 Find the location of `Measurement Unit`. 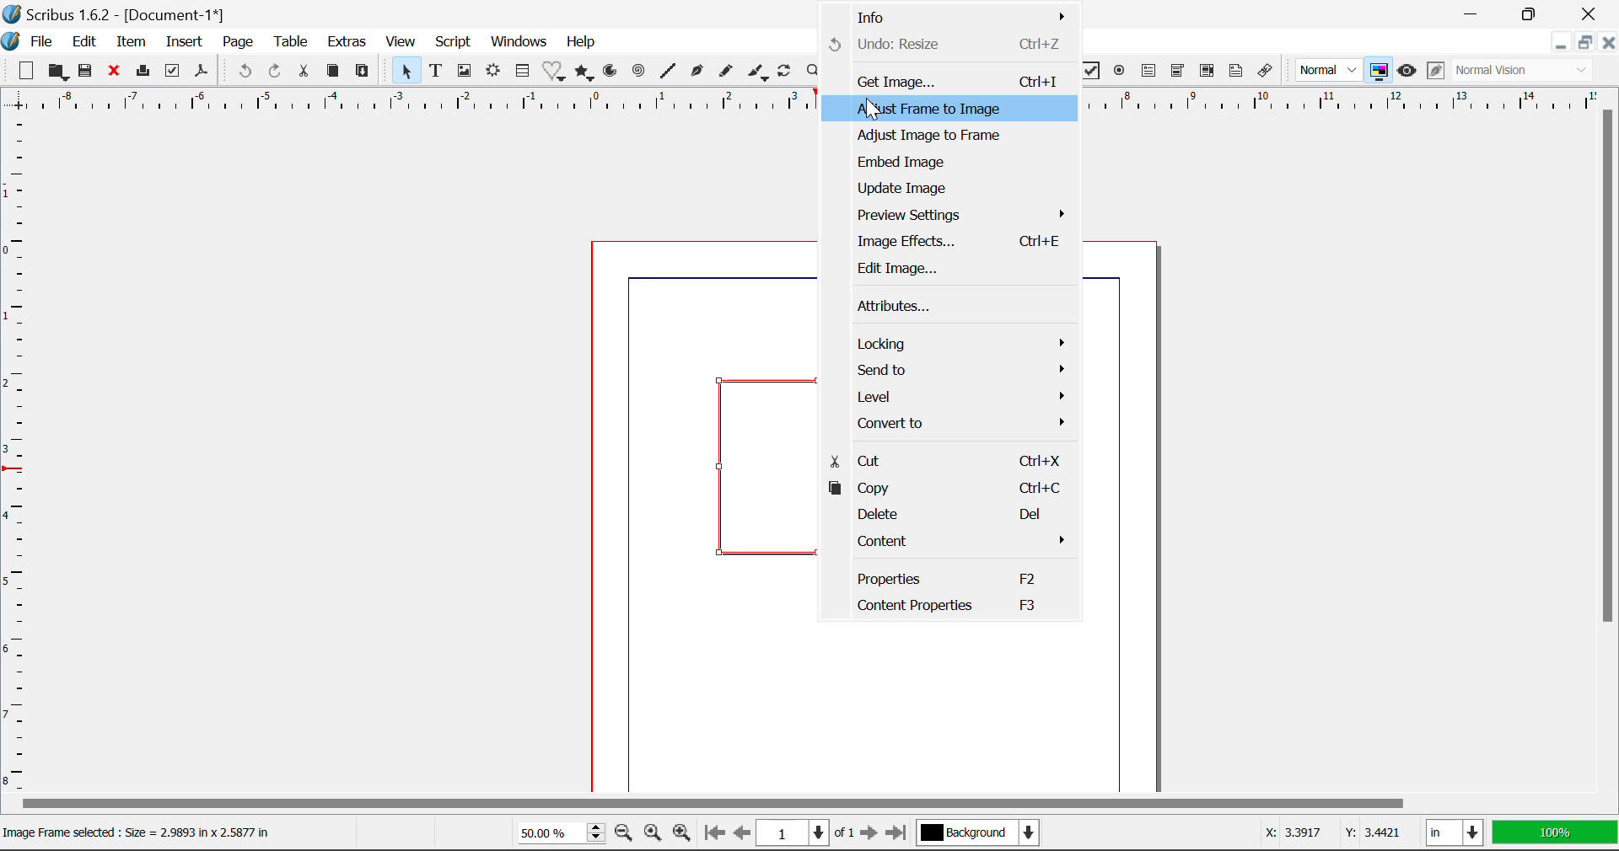

Measurement Unit is located at coordinates (1452, 832).